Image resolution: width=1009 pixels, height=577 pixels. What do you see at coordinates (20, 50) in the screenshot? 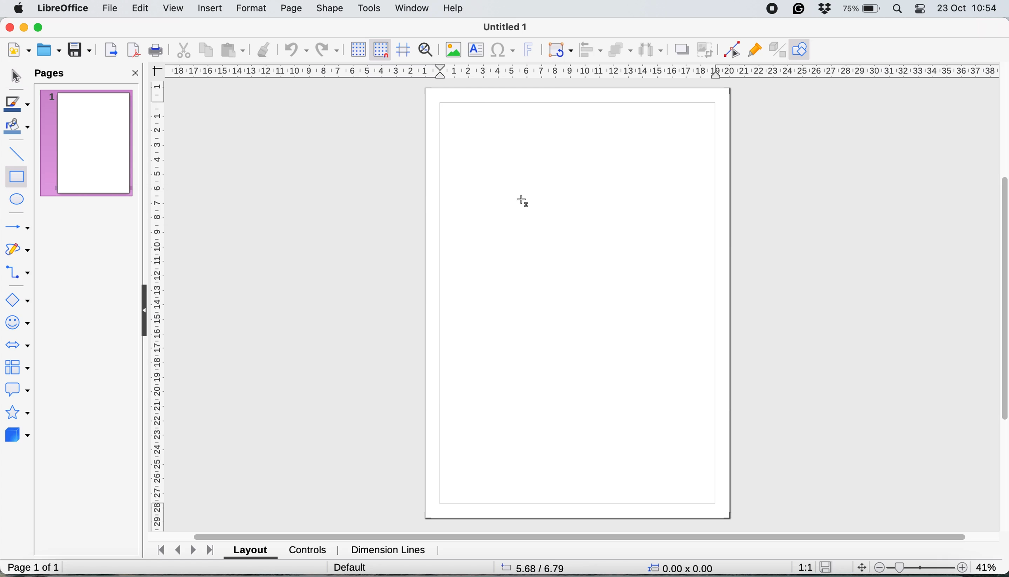
I see `new` at bounding box center [20, 50].